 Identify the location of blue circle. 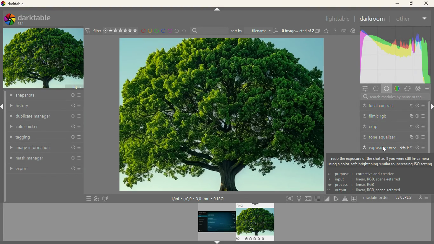
(163, 30).